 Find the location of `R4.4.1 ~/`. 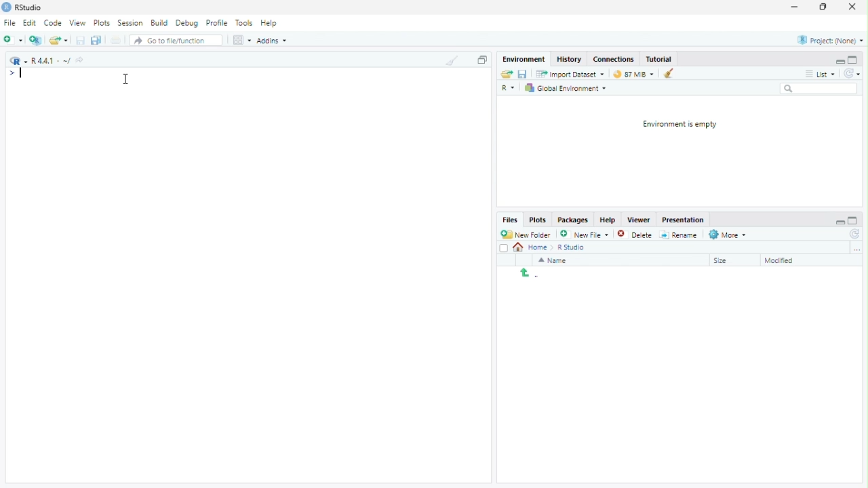

R4.4.1 ~/ is located at coordinates (51, 60).